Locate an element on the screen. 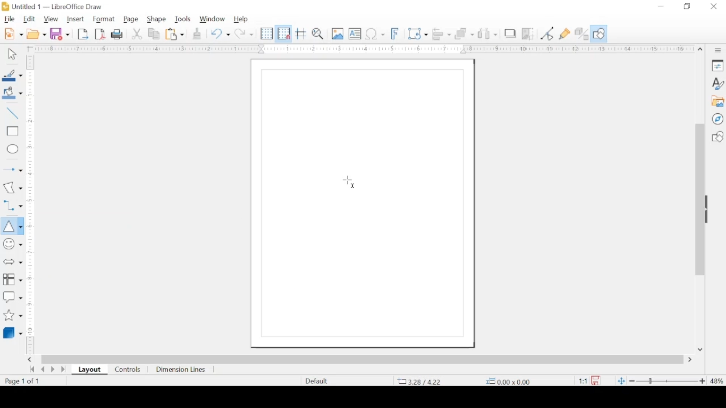  scroll box is located at coordinates (363, 358).